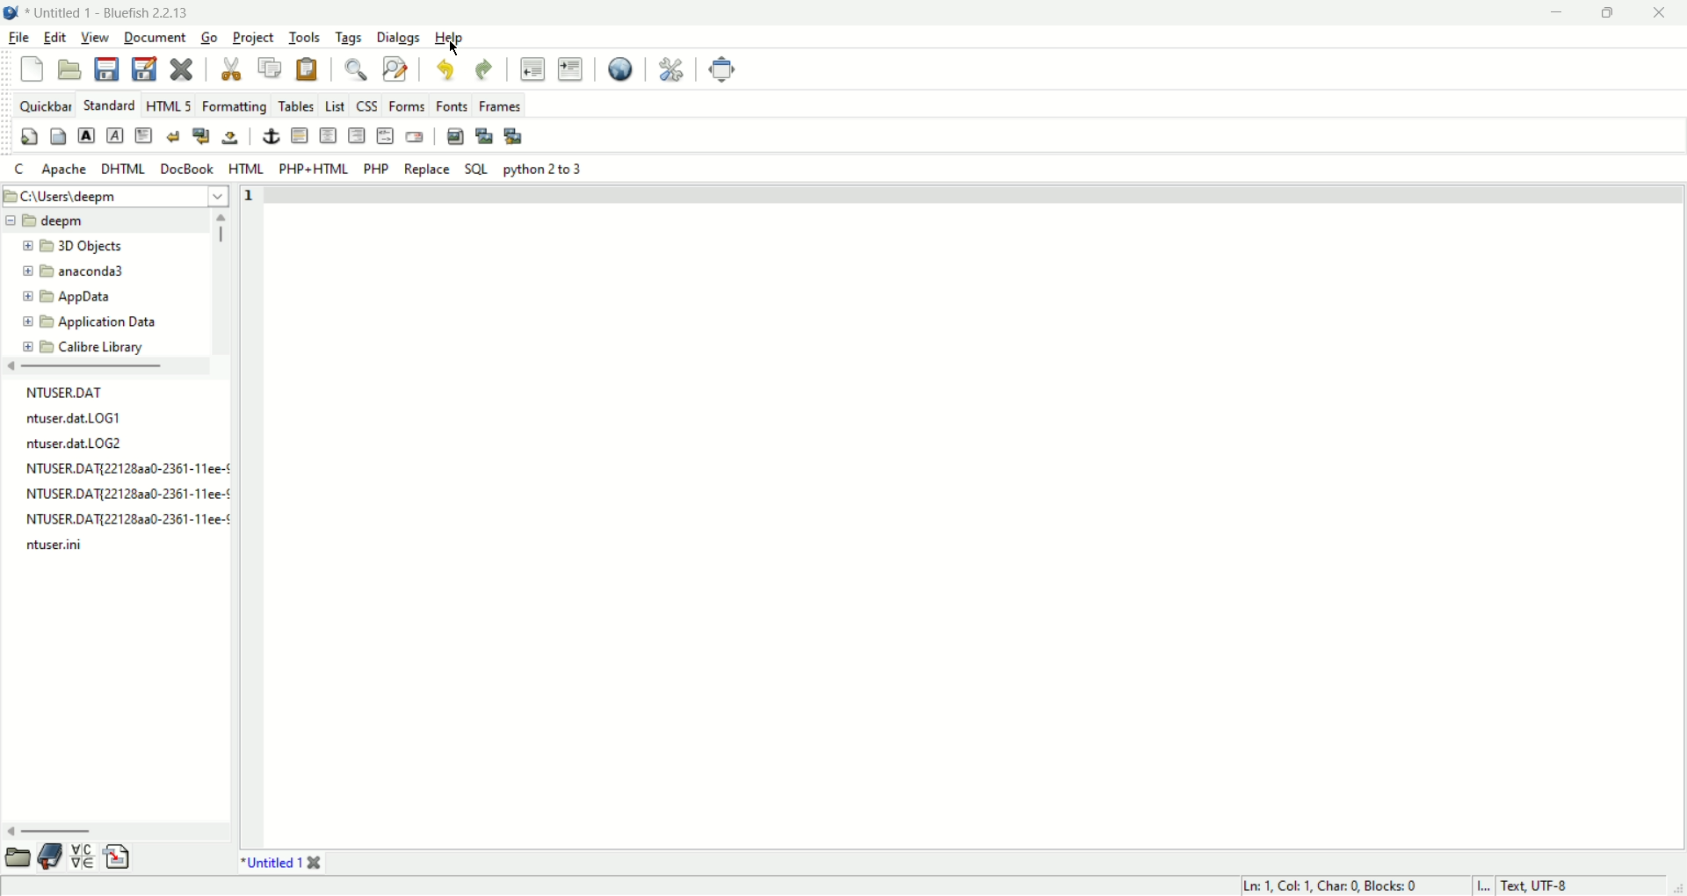  What do you see at coordinates (245, 169) in the screenshot?
I see `HTML` at bounding box center [245, 169].